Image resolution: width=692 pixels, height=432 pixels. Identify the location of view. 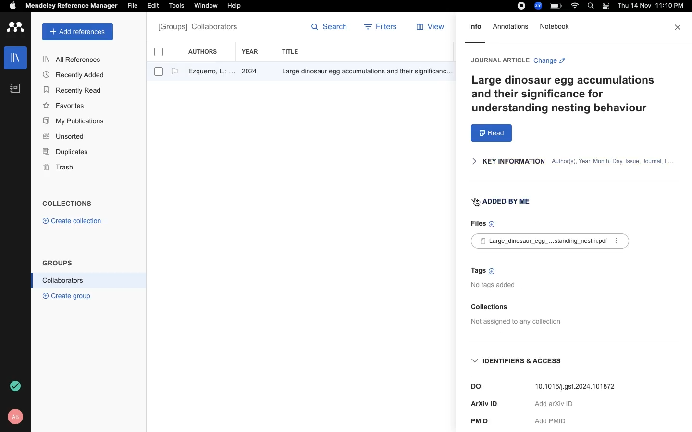
(432, 29).